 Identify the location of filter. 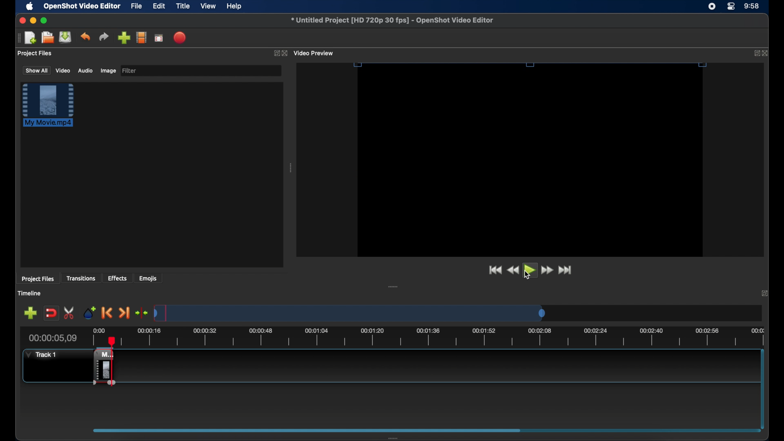
(130, 71).